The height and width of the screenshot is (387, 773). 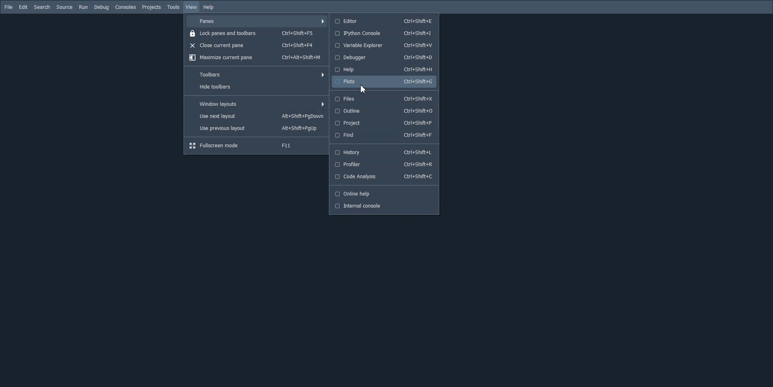 I want to click on Cursor, so click(x=364, y=89).